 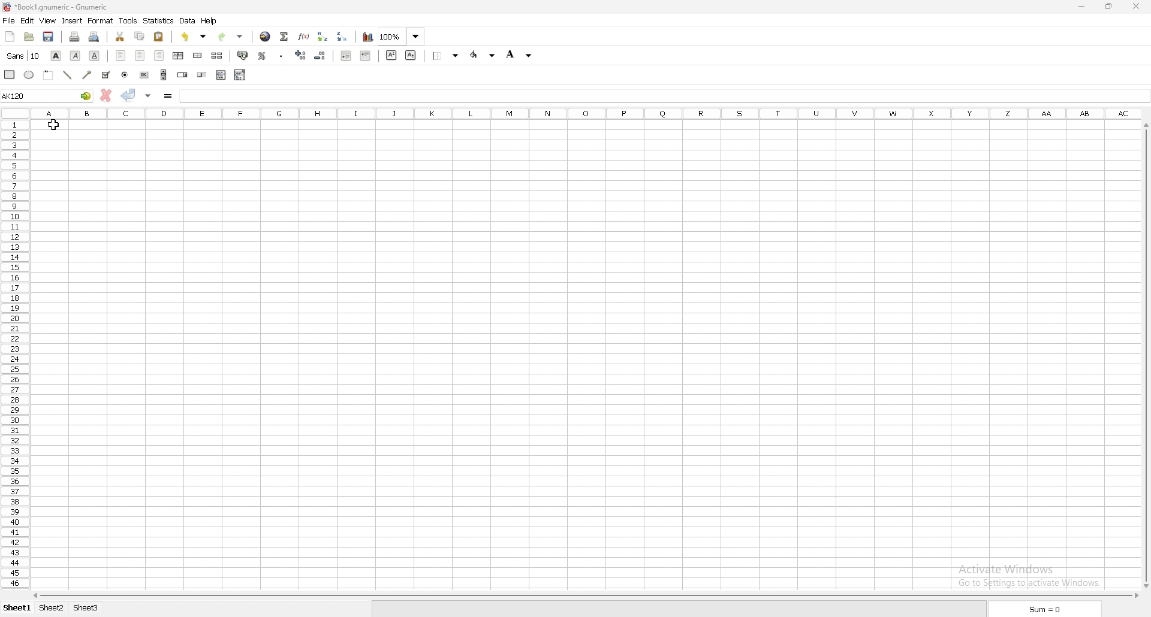 I want to click on undo, so click(x=195, y=37).